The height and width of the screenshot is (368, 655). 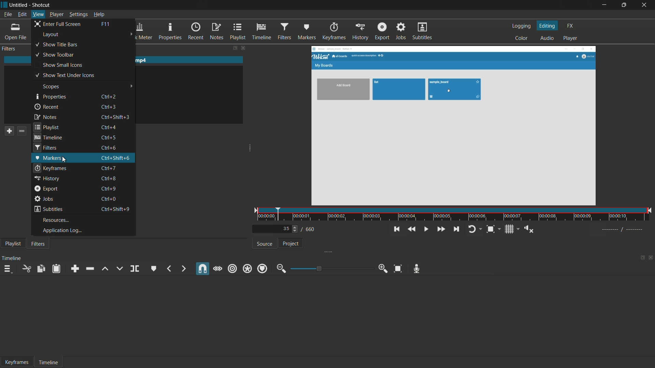 What do you see at coordinates (51, 97) in the screenshot?
I see `properties` at bounding box center [51, 97].